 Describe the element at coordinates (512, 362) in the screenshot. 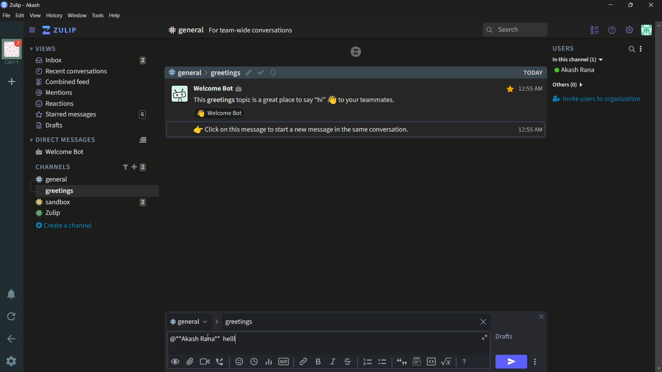

I see `send` at that location.